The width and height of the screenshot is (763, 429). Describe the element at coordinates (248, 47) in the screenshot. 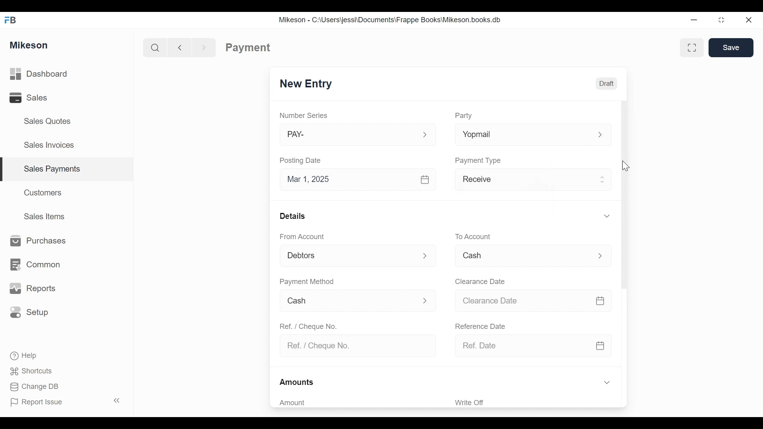

I see `Payment` at that location.